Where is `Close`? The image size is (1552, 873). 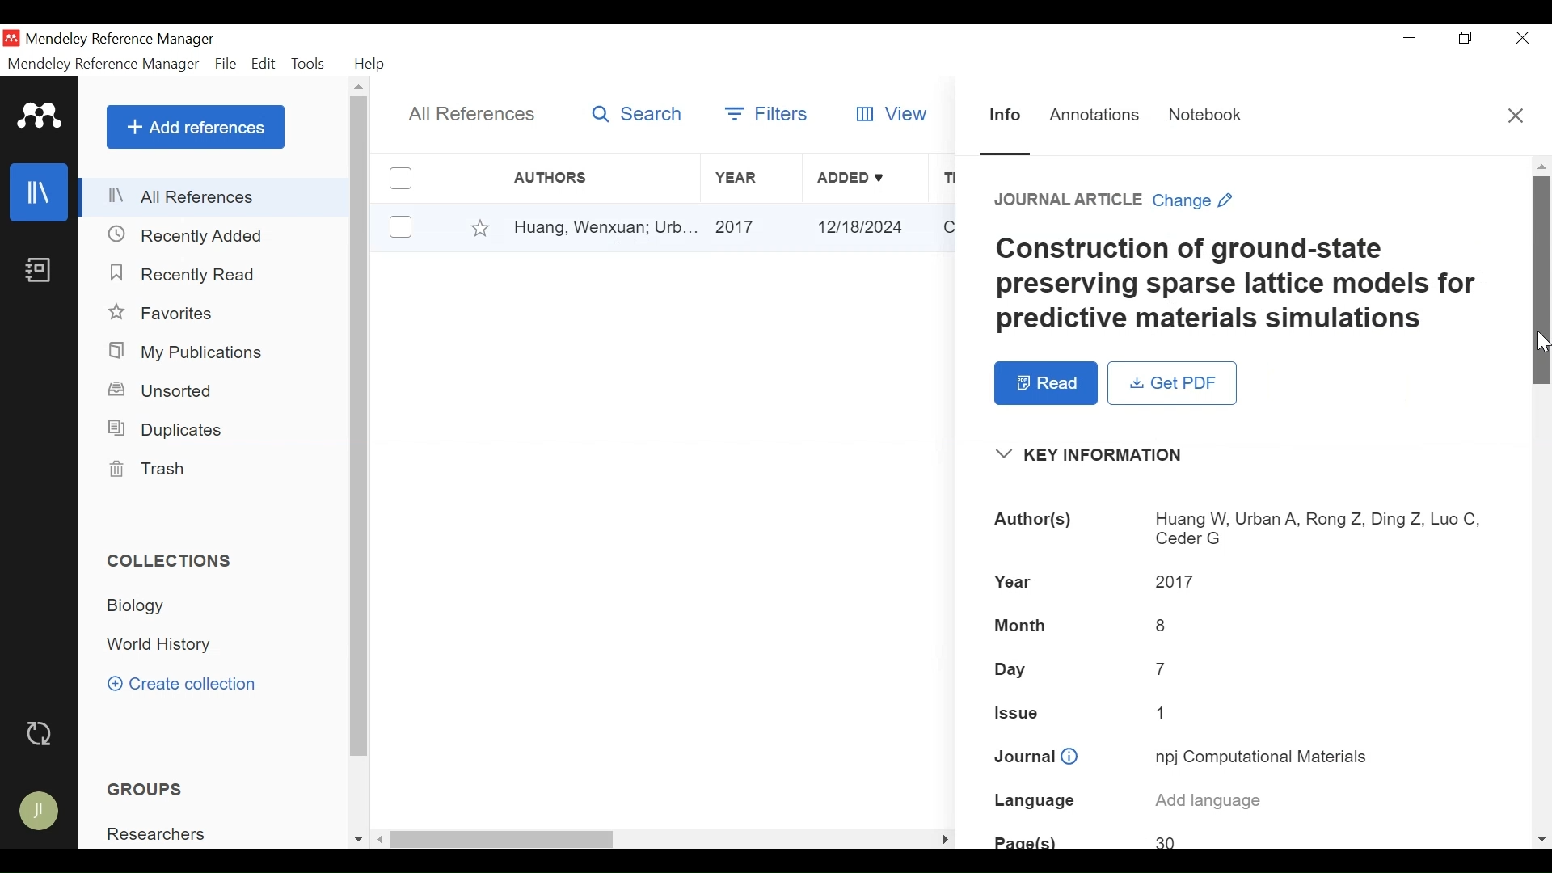
Close is located at coordinates (1522, 37).